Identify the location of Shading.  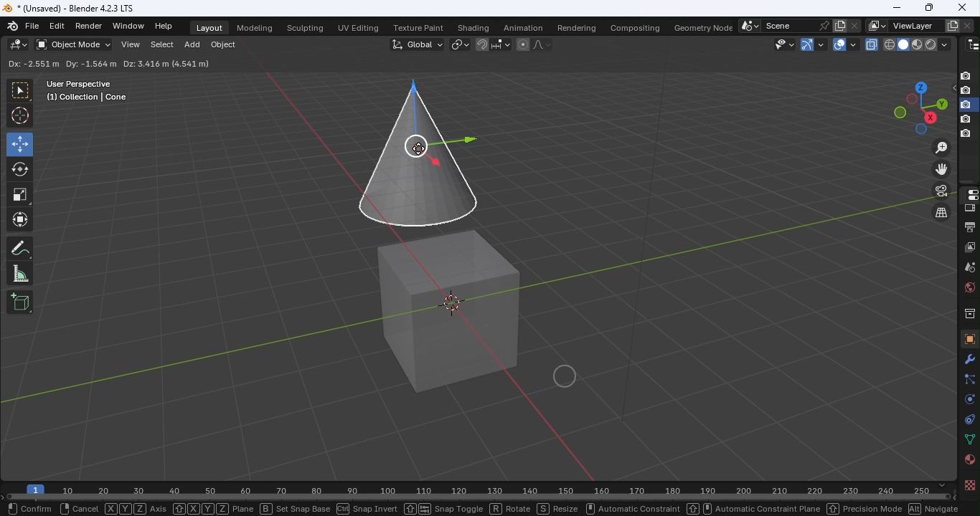
(473, 27).